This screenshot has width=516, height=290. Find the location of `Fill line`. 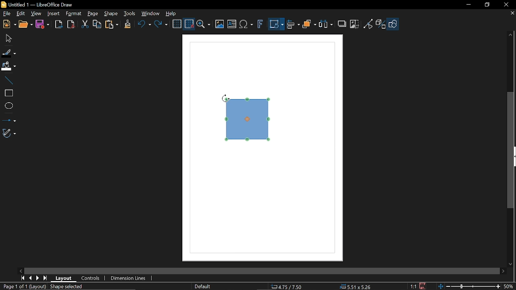

Fill line is located at coordinates (9, 52).